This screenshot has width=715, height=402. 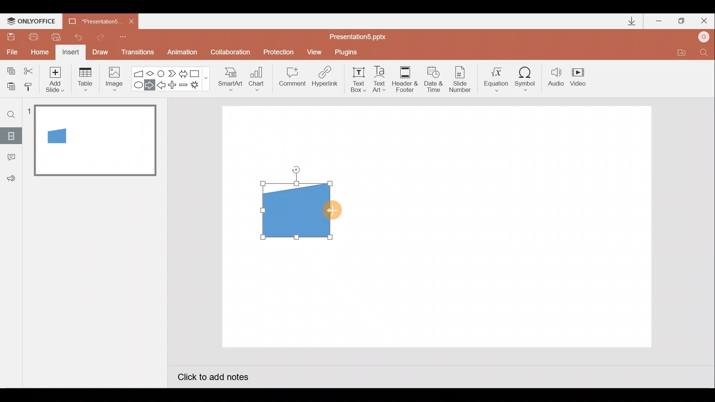 I want to click on Rectangle, so click(x=197, y=73).